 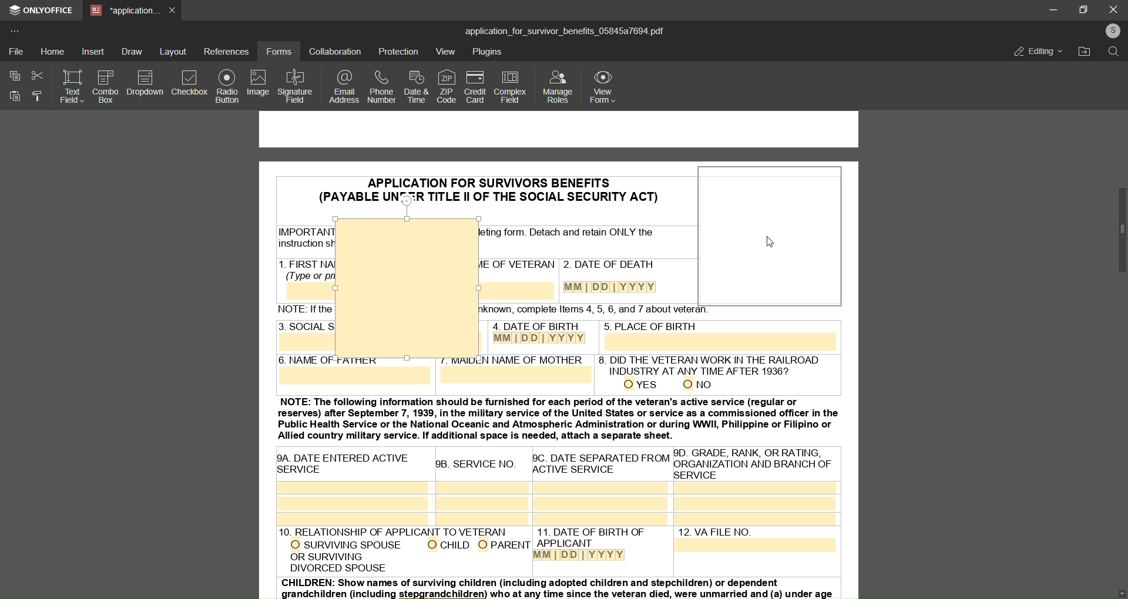 I want to click on cursor, so click(x=774, y=246).